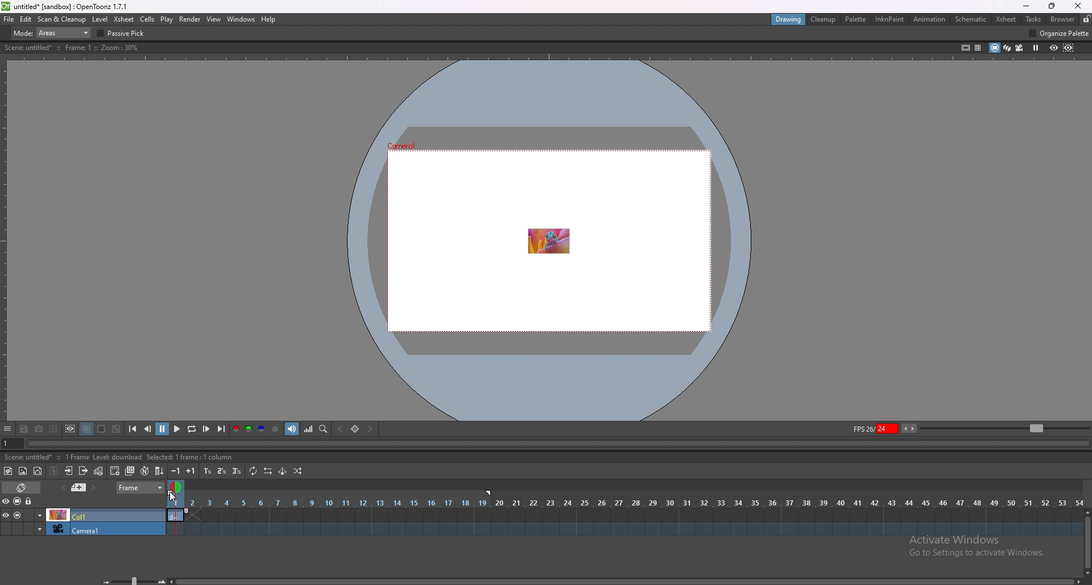  I want to click on pause, so click(163, 428).